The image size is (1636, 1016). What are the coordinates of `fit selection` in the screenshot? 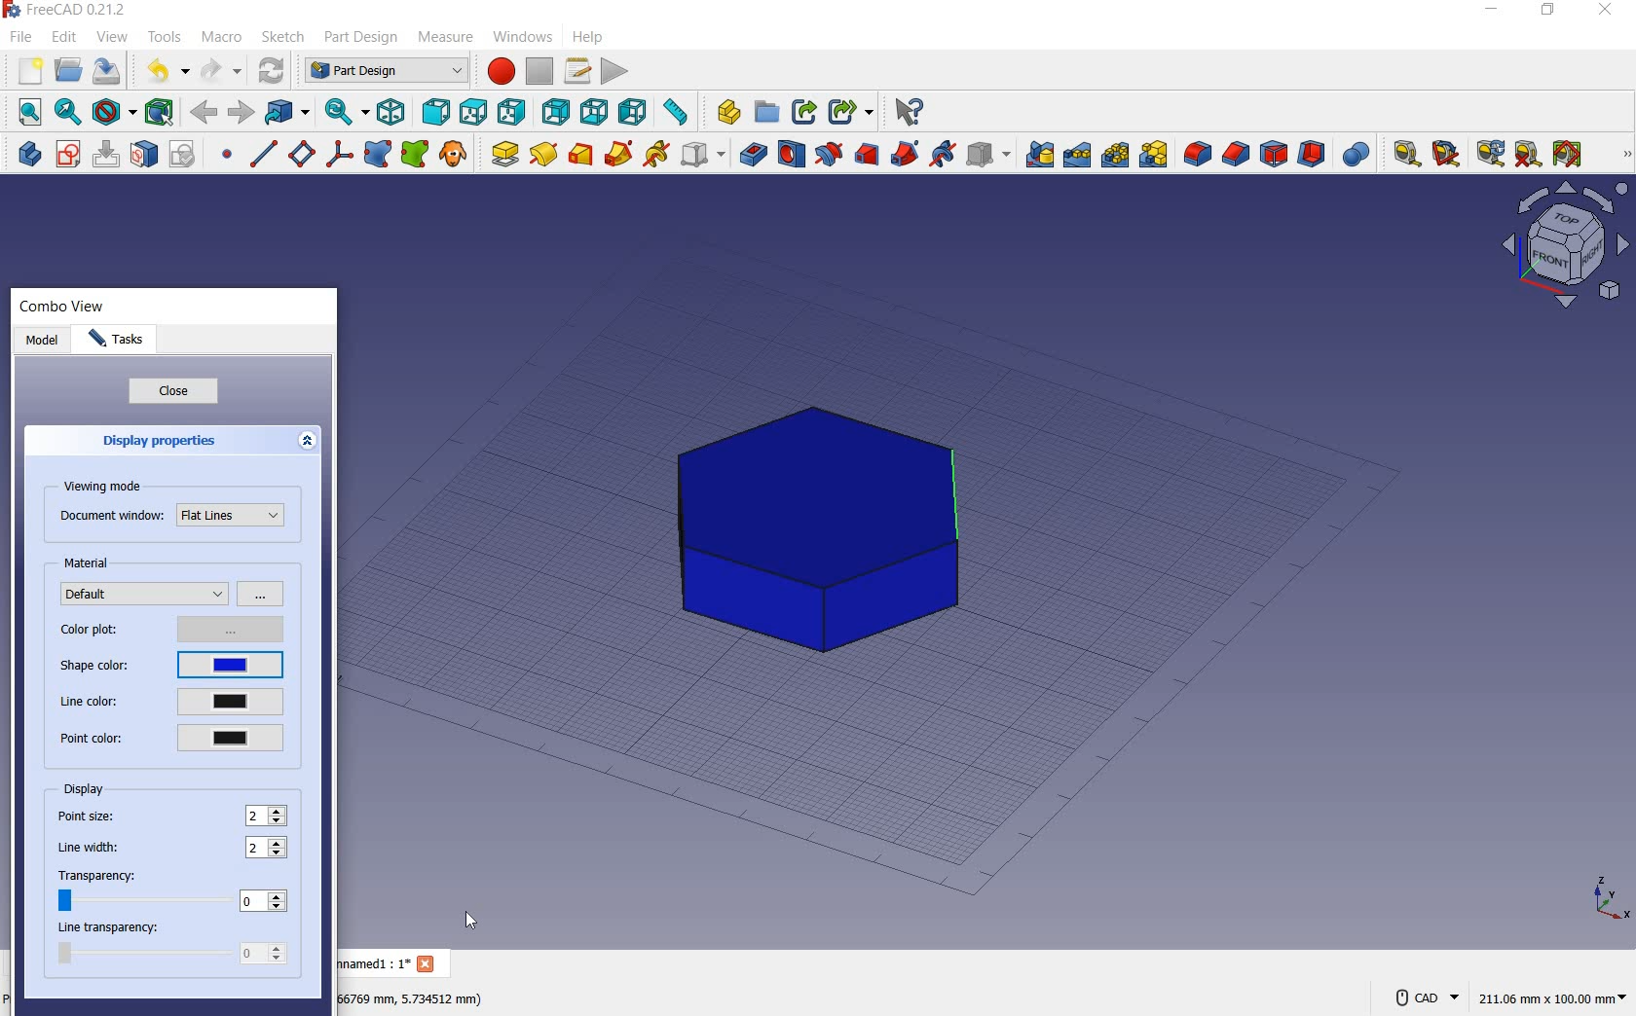 It's located at (67, 112).